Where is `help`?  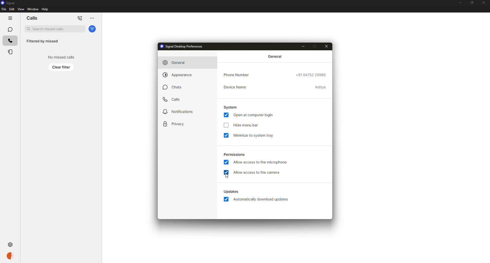
help is located at coordinates (45, 9).